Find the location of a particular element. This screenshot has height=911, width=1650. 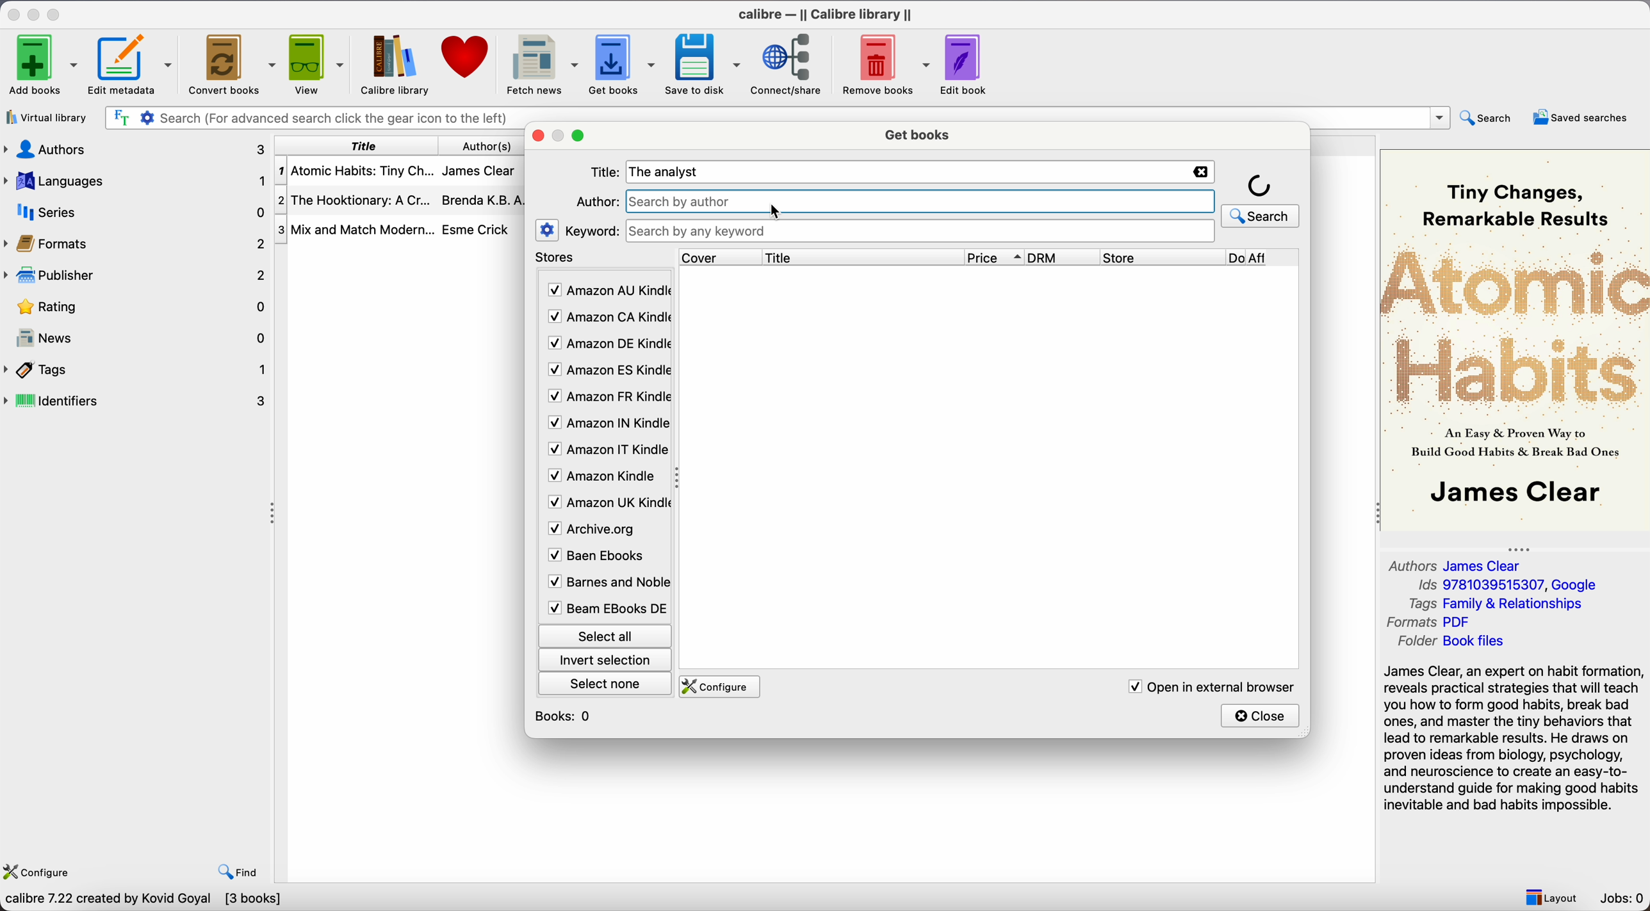

synopsis is located at coordinates (1515, 738).